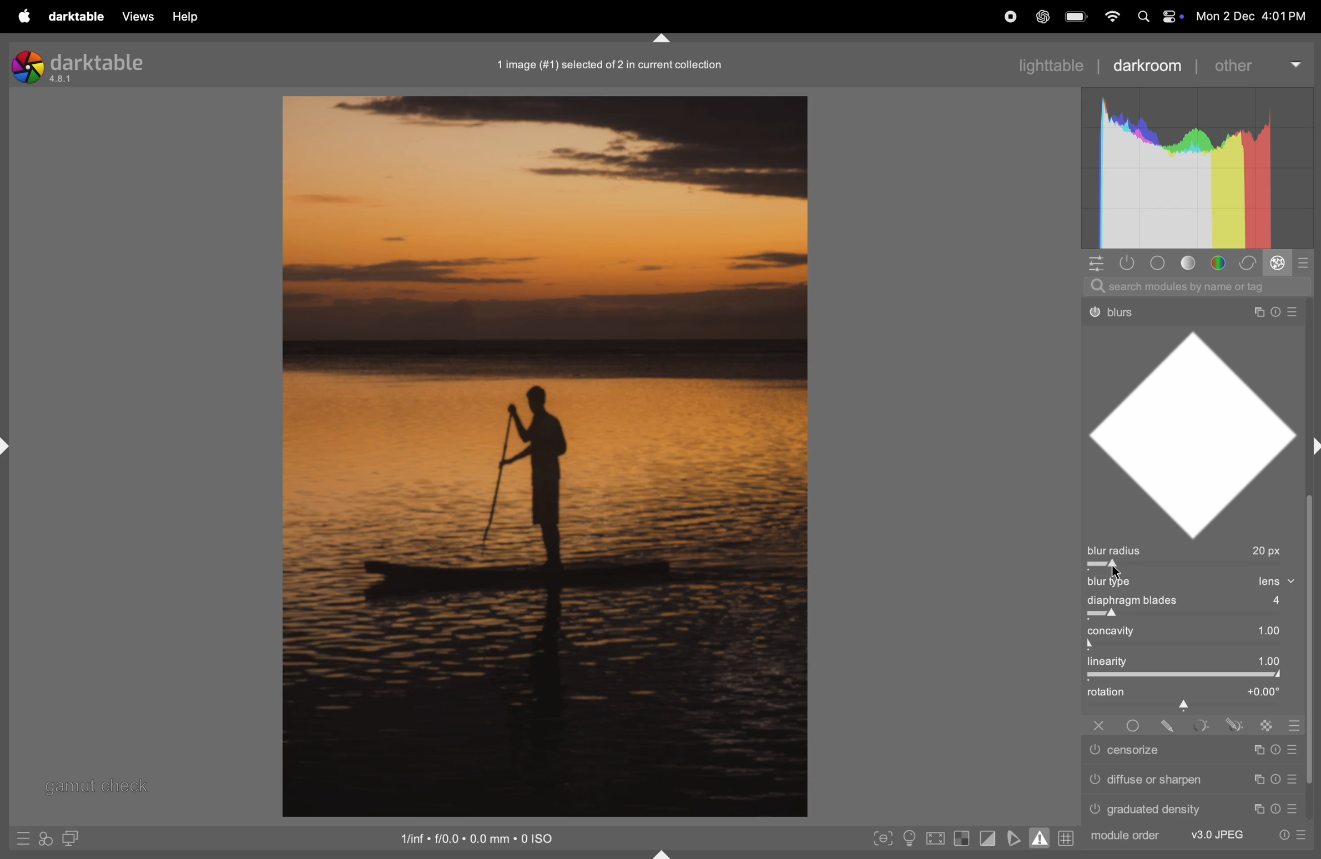 The width and height of the screenshot is (1321, 859). What do you see at coordinates (1201, 726) in the screenshot?
I see `` at bounding box center [1201, 726].